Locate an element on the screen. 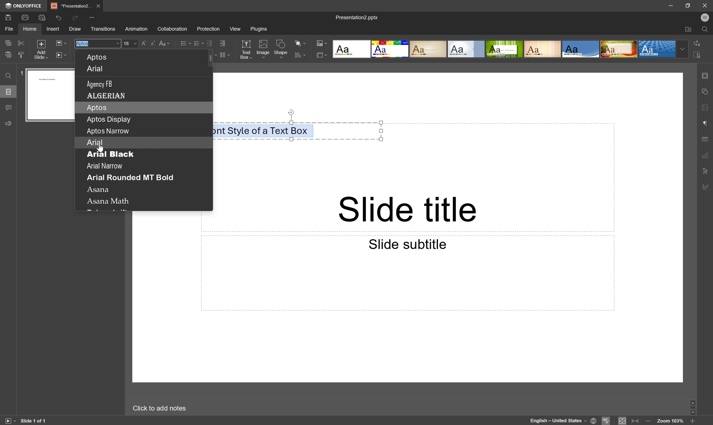  Find is located at coordinates (9, 75).